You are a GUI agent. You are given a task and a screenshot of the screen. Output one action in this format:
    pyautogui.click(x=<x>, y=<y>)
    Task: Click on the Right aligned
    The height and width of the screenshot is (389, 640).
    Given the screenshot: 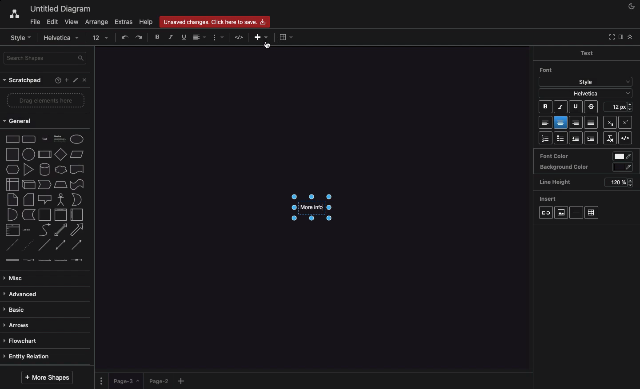 What is the action you would take?
    pyautogui.click(x=576, y=123)
    